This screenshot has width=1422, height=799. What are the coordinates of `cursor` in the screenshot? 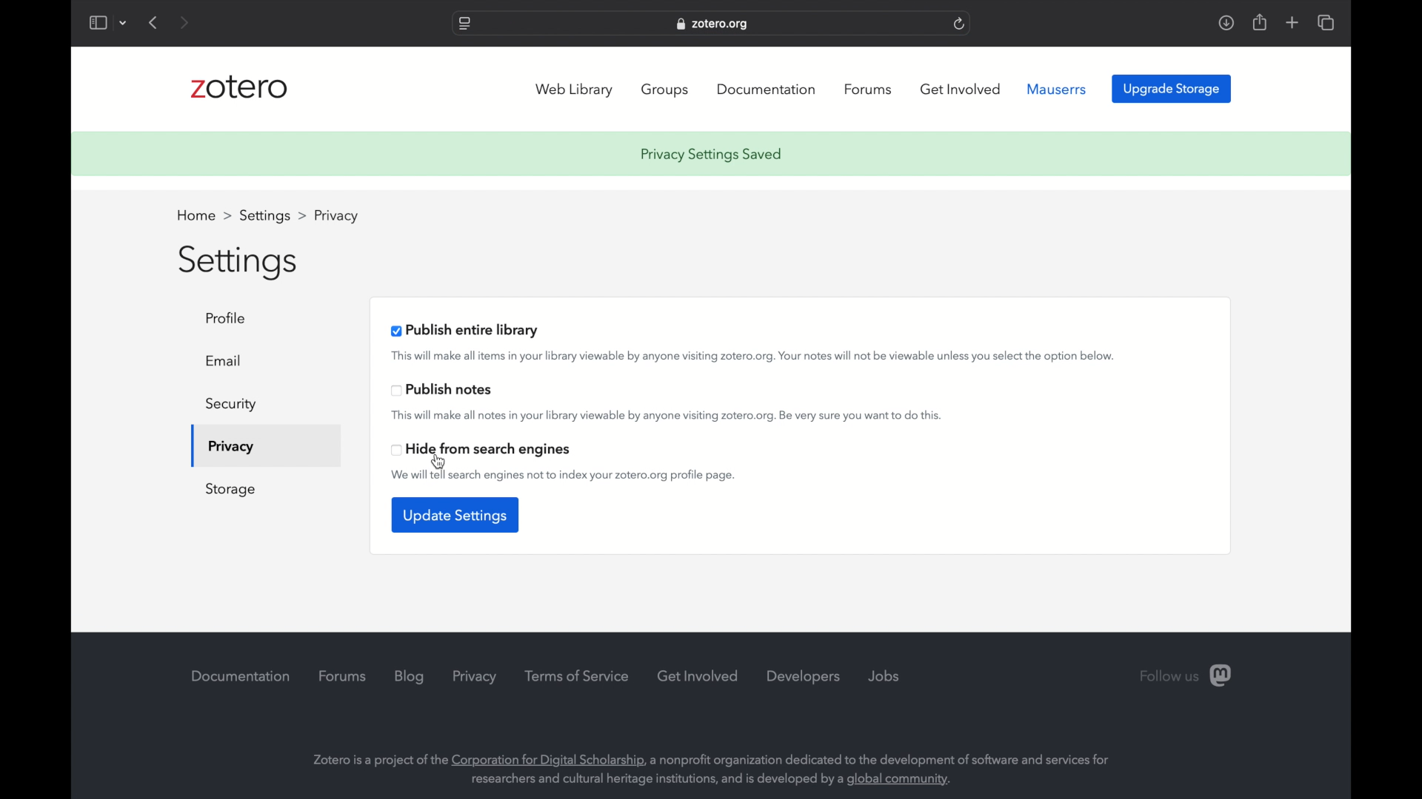 It's located at (439, 462).